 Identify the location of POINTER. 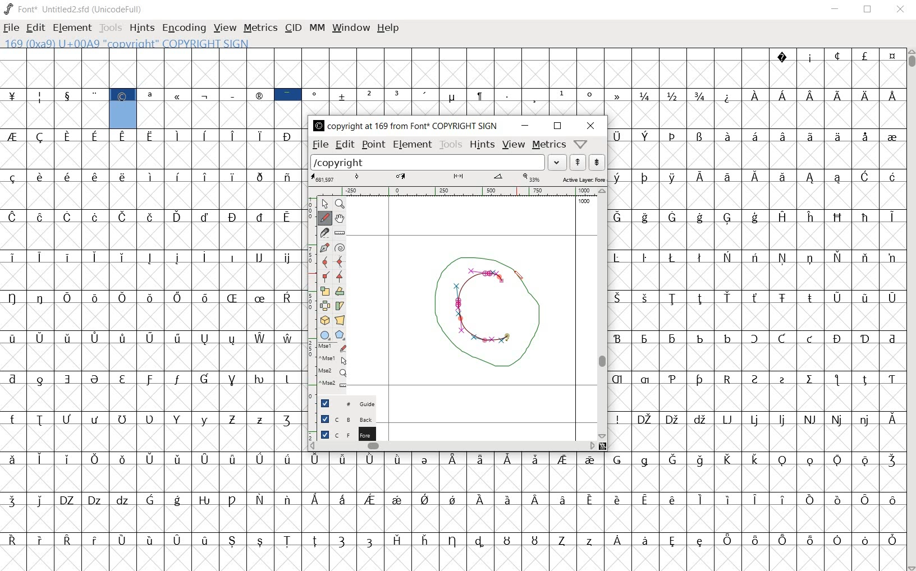
(324, 203).